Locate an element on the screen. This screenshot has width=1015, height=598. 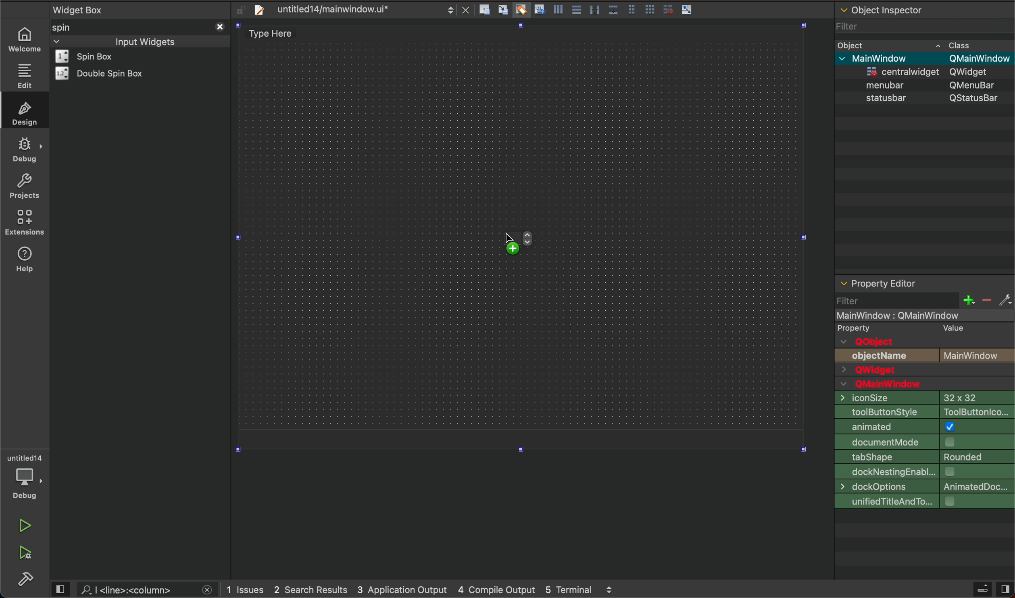
widget is located at coordinates (104, 73).